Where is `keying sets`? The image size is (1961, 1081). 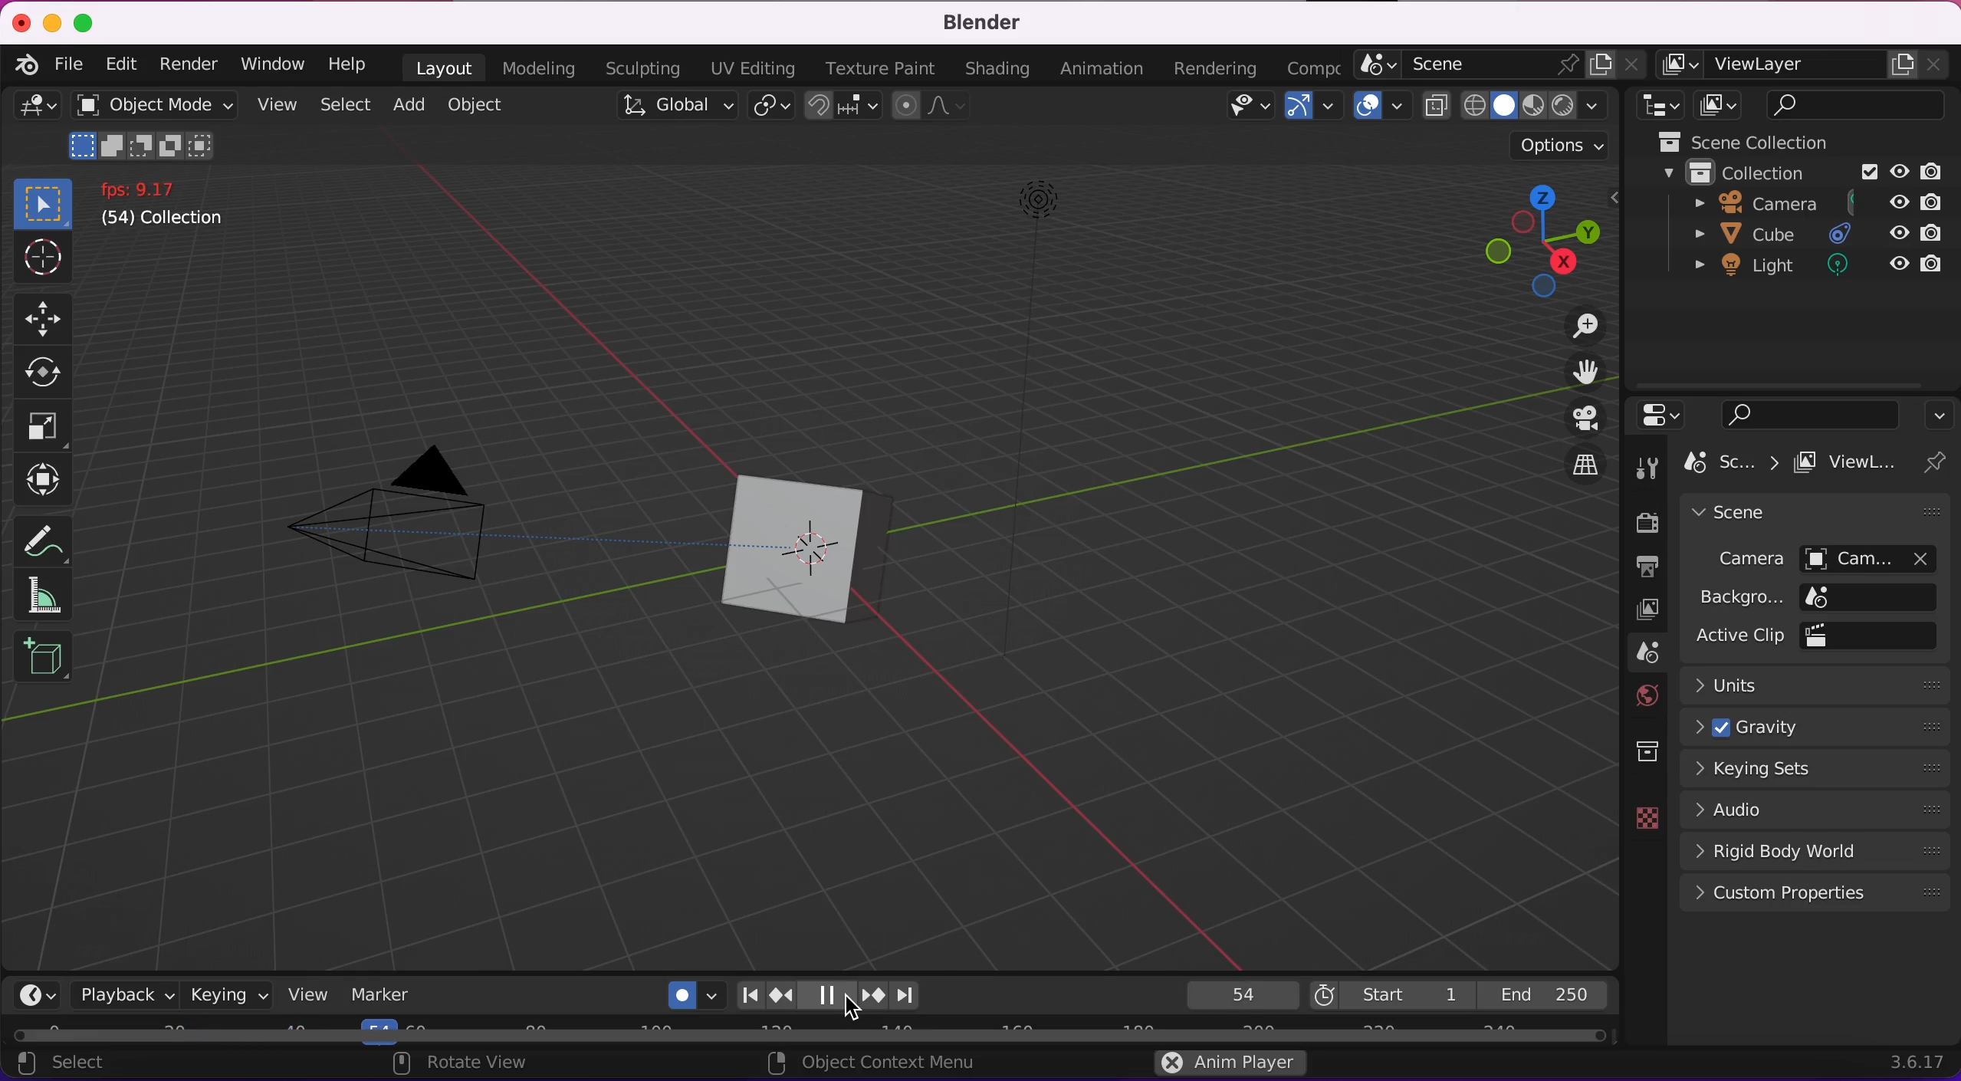 keying sets is located at coordinates (1819, 768).